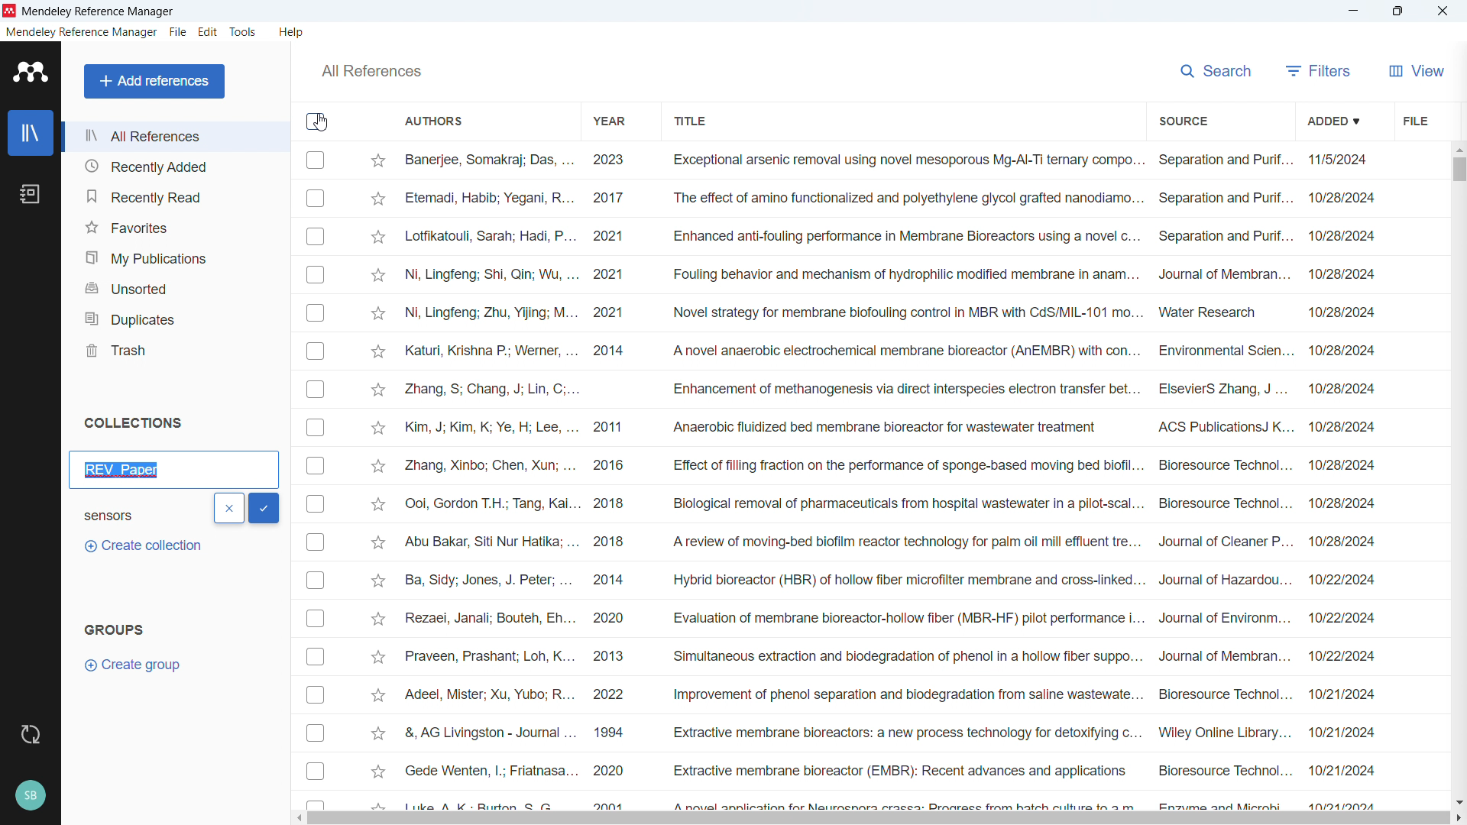  What do you see at coordinates (377, 733) in the screenshot?
I see `Star mark respective publication` at bounding box center [377, 733].